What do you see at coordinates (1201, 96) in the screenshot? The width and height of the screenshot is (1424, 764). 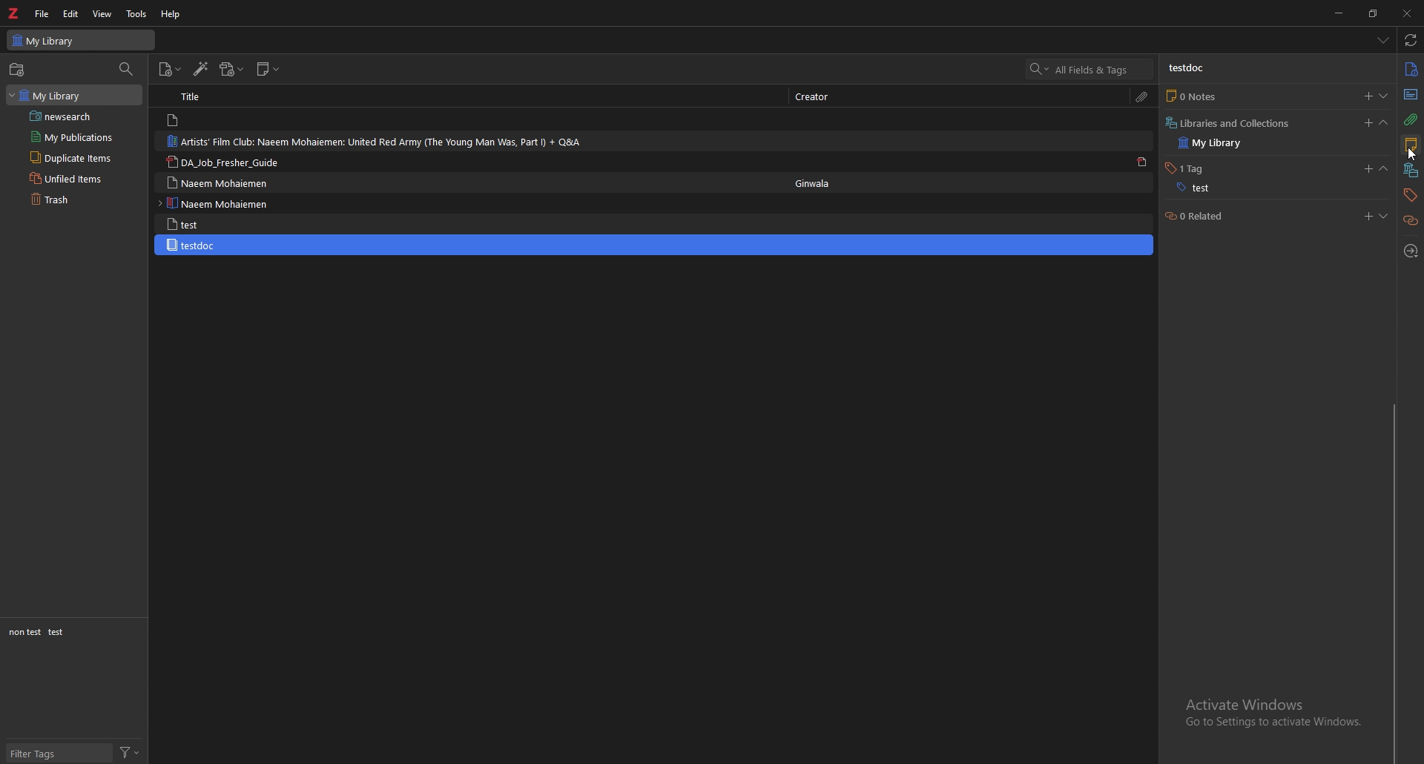 I see `0 notes` at bounding box center [1201, 96].